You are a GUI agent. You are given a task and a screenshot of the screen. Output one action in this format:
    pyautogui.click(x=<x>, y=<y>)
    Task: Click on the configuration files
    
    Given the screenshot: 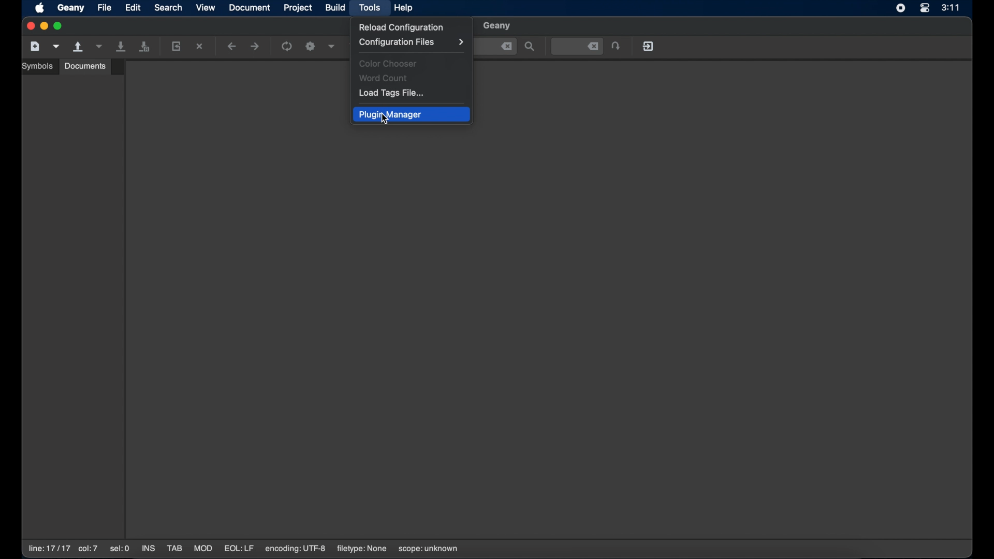 What is the action you would take?
    pyautogui.click(x=412, y=42)
    